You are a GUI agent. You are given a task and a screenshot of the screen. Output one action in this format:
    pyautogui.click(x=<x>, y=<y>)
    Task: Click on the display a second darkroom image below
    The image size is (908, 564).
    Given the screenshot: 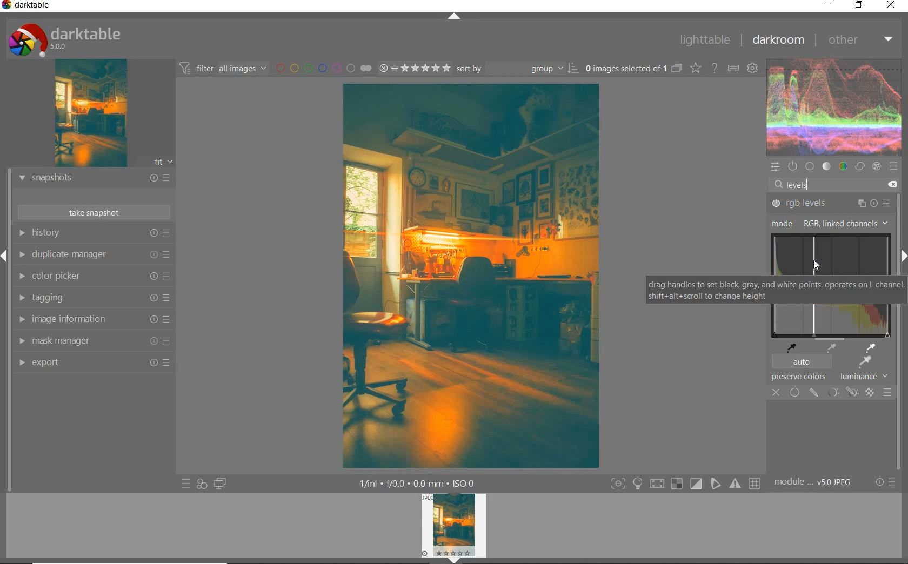 What is the action you would take?
    pyautogui.click(x=220, y=484)
    